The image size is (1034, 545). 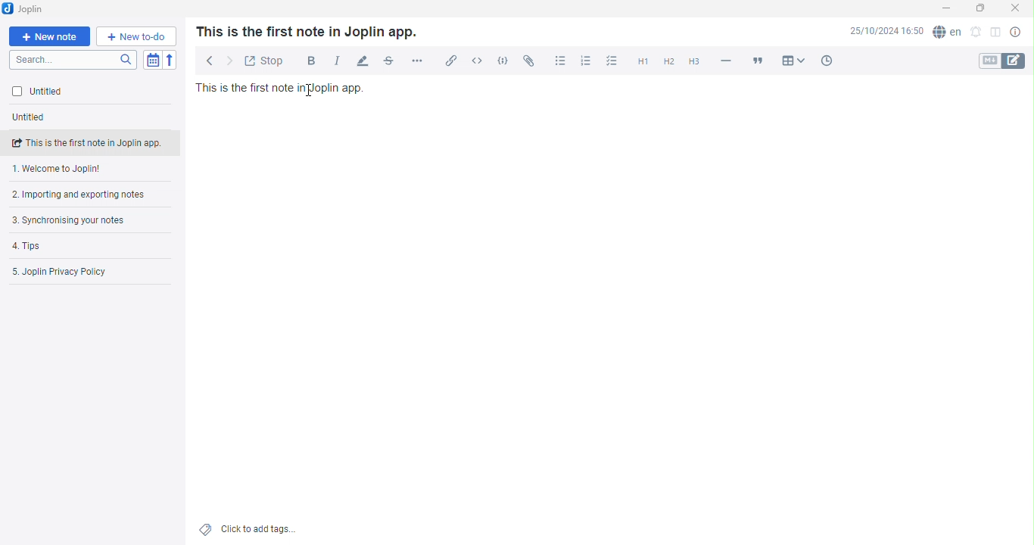 What do you see at coordinates (83, 272) in the screenshot?
I see `Joplin privacy policy` at bounding box center [83, 272].